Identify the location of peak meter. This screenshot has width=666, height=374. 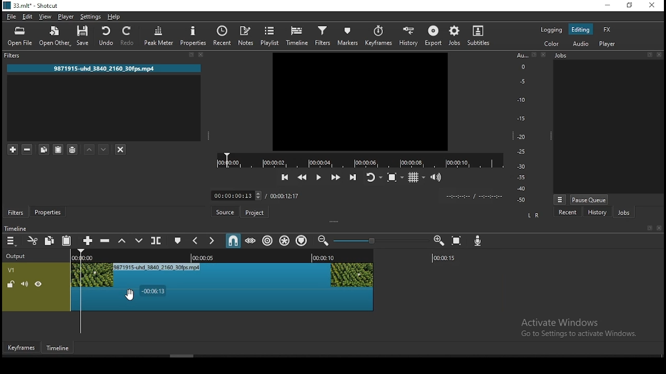
(159, 36).